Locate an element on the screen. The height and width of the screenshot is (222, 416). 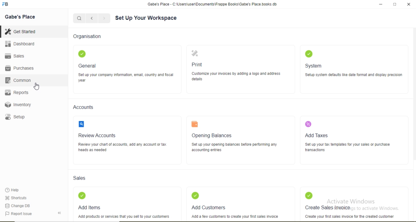
Logo is located at coordinates (308, 124).